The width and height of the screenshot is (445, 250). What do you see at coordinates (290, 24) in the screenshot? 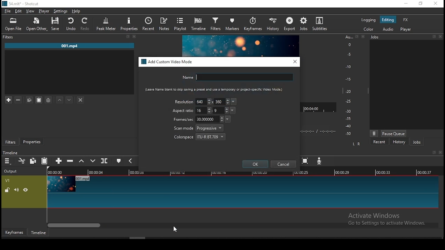
I see `export` at bounding box center [290, 24].